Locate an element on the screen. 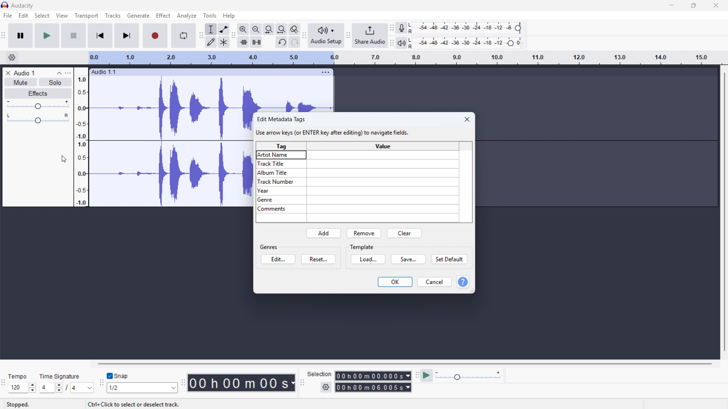  edit is located at coordinates (24, 16).